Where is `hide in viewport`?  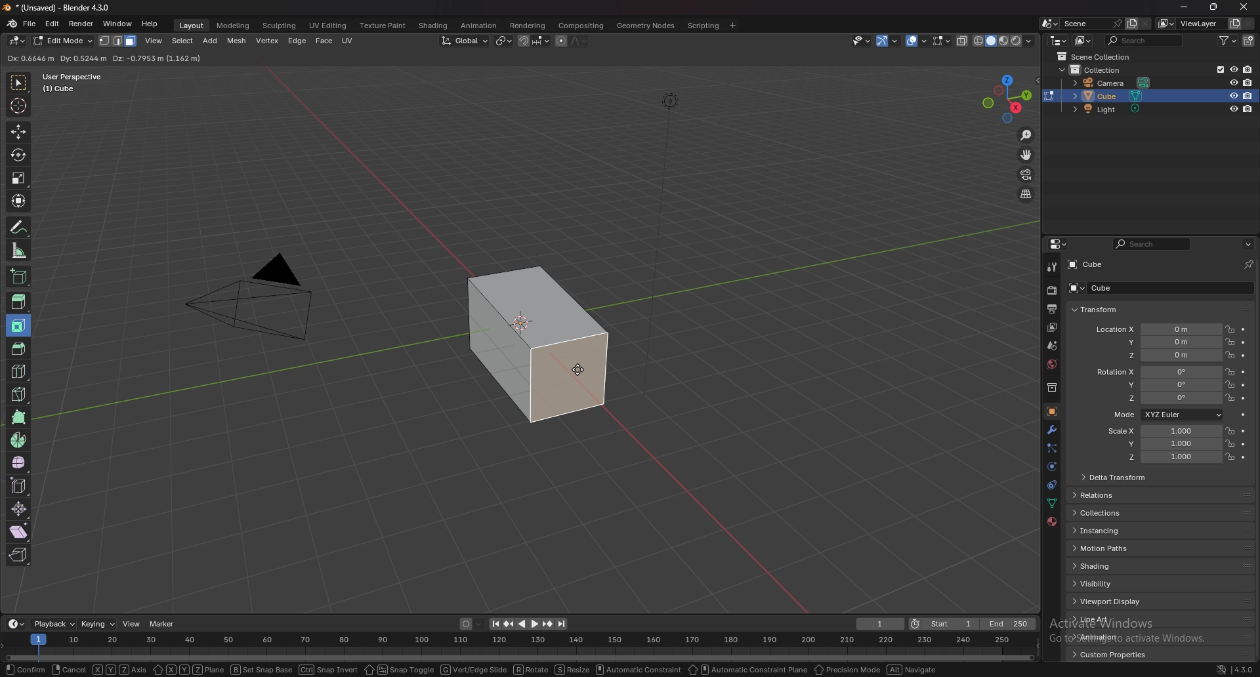
hide in viewport is located at coordinates (1234, 95).